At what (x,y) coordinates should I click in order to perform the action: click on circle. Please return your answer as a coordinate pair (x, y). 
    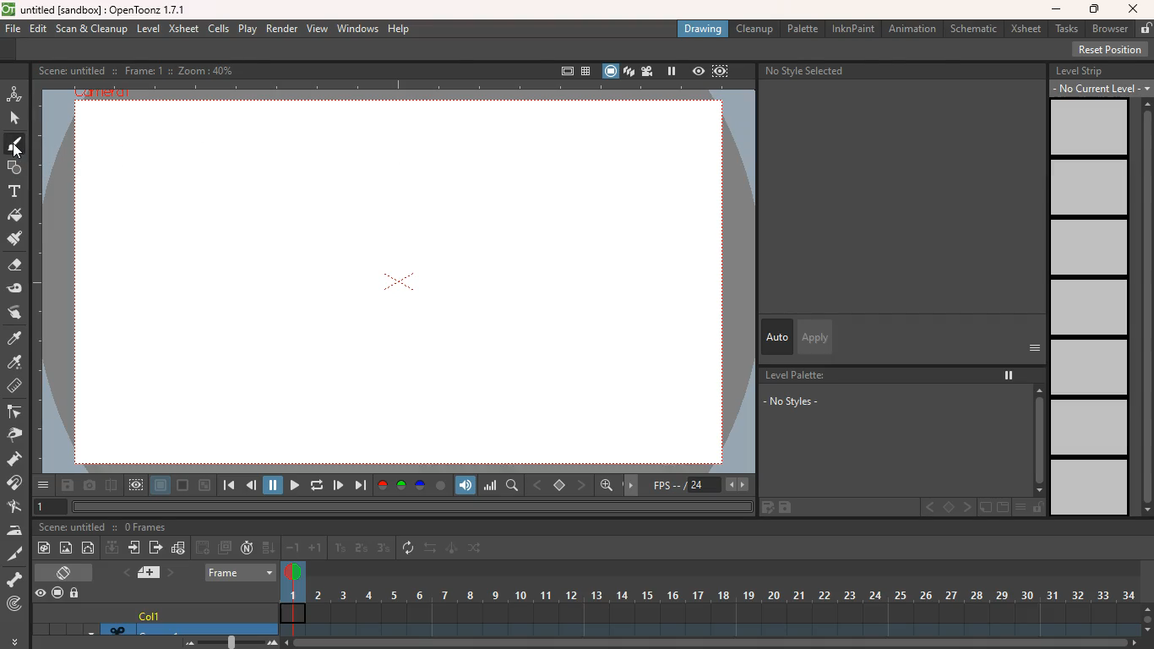
    Looking at the image, I should click on (441, 485).